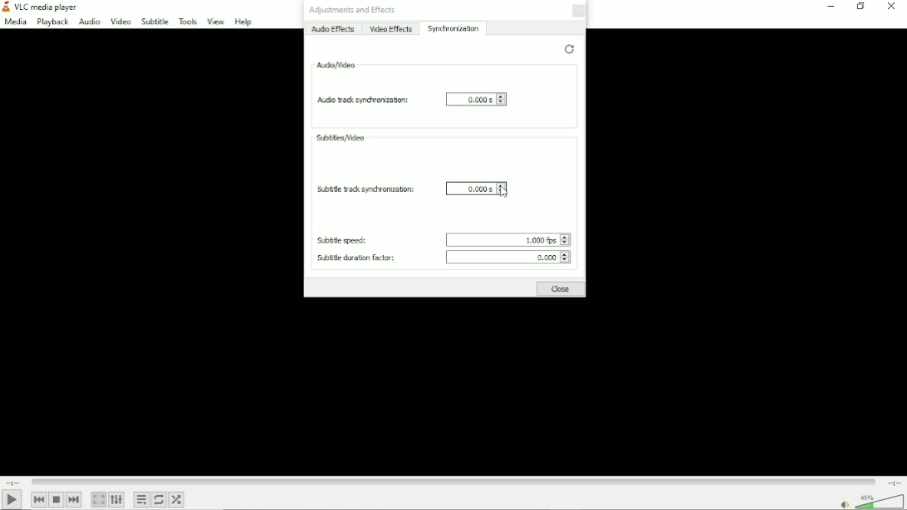  What do you see at coordinates (334, 30) in the screenshot?
I see `Audio effects` at bounding box center [334, 30].